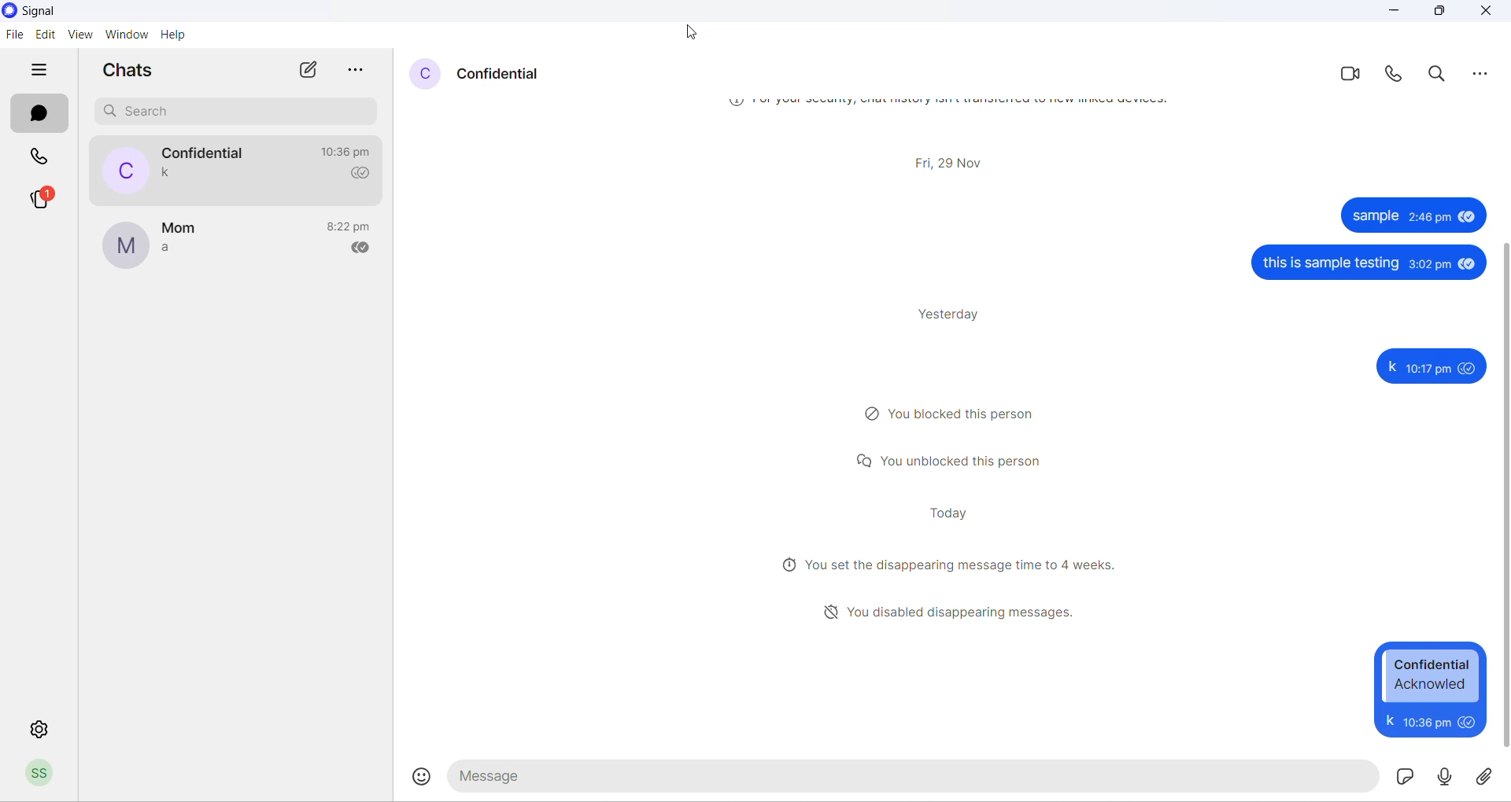  I want to click on Confidential Acknowled, so click(1432, 675).